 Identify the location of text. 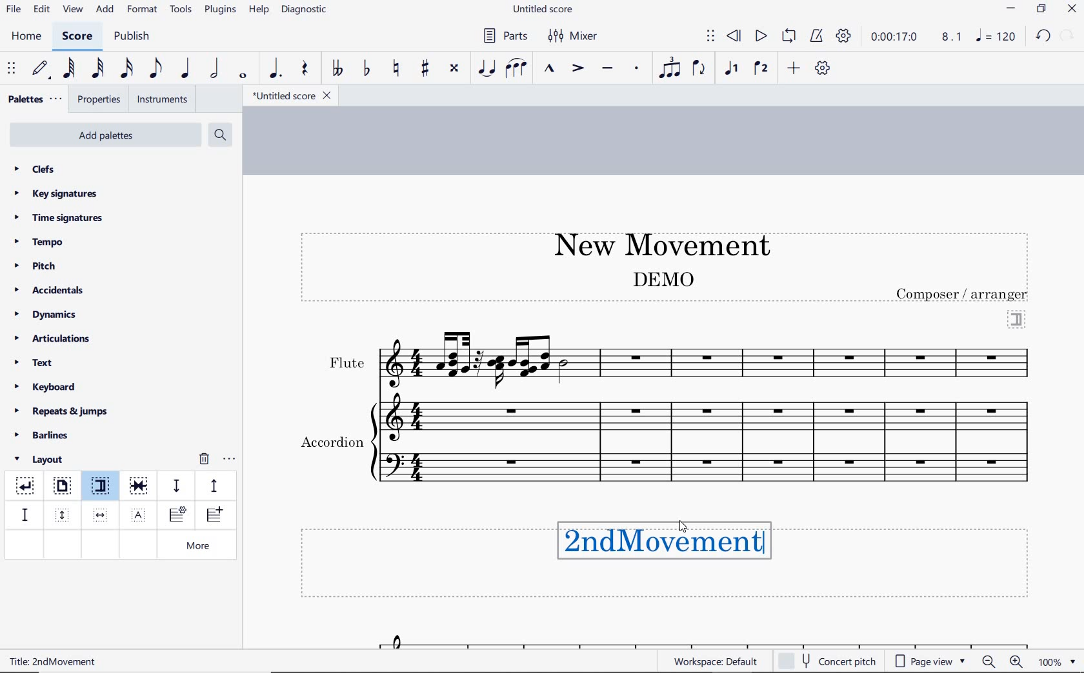
(41, 661).